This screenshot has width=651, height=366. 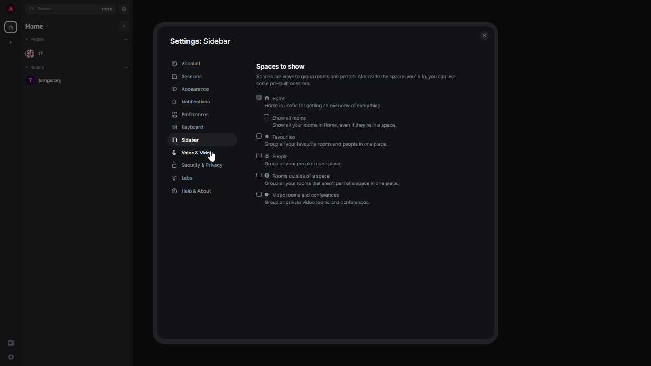 I want to click on settings: sidebar, so click(x=201, y=41).